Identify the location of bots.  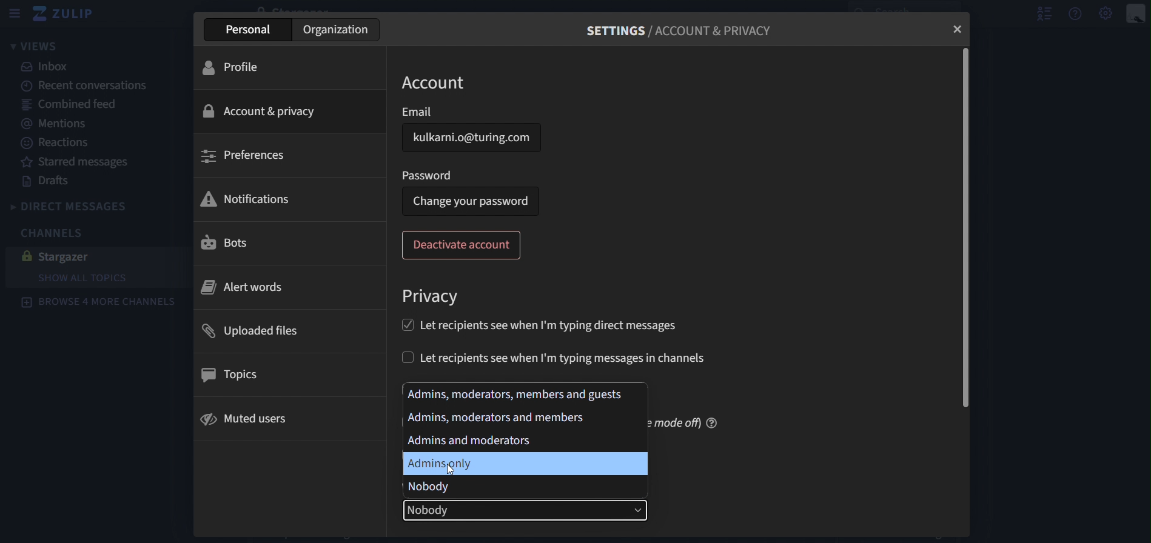
(229, 241).